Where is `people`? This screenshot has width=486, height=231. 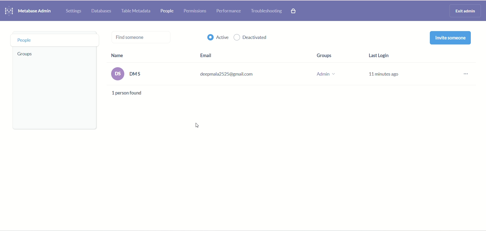
people is located at coordinates (166, 12).